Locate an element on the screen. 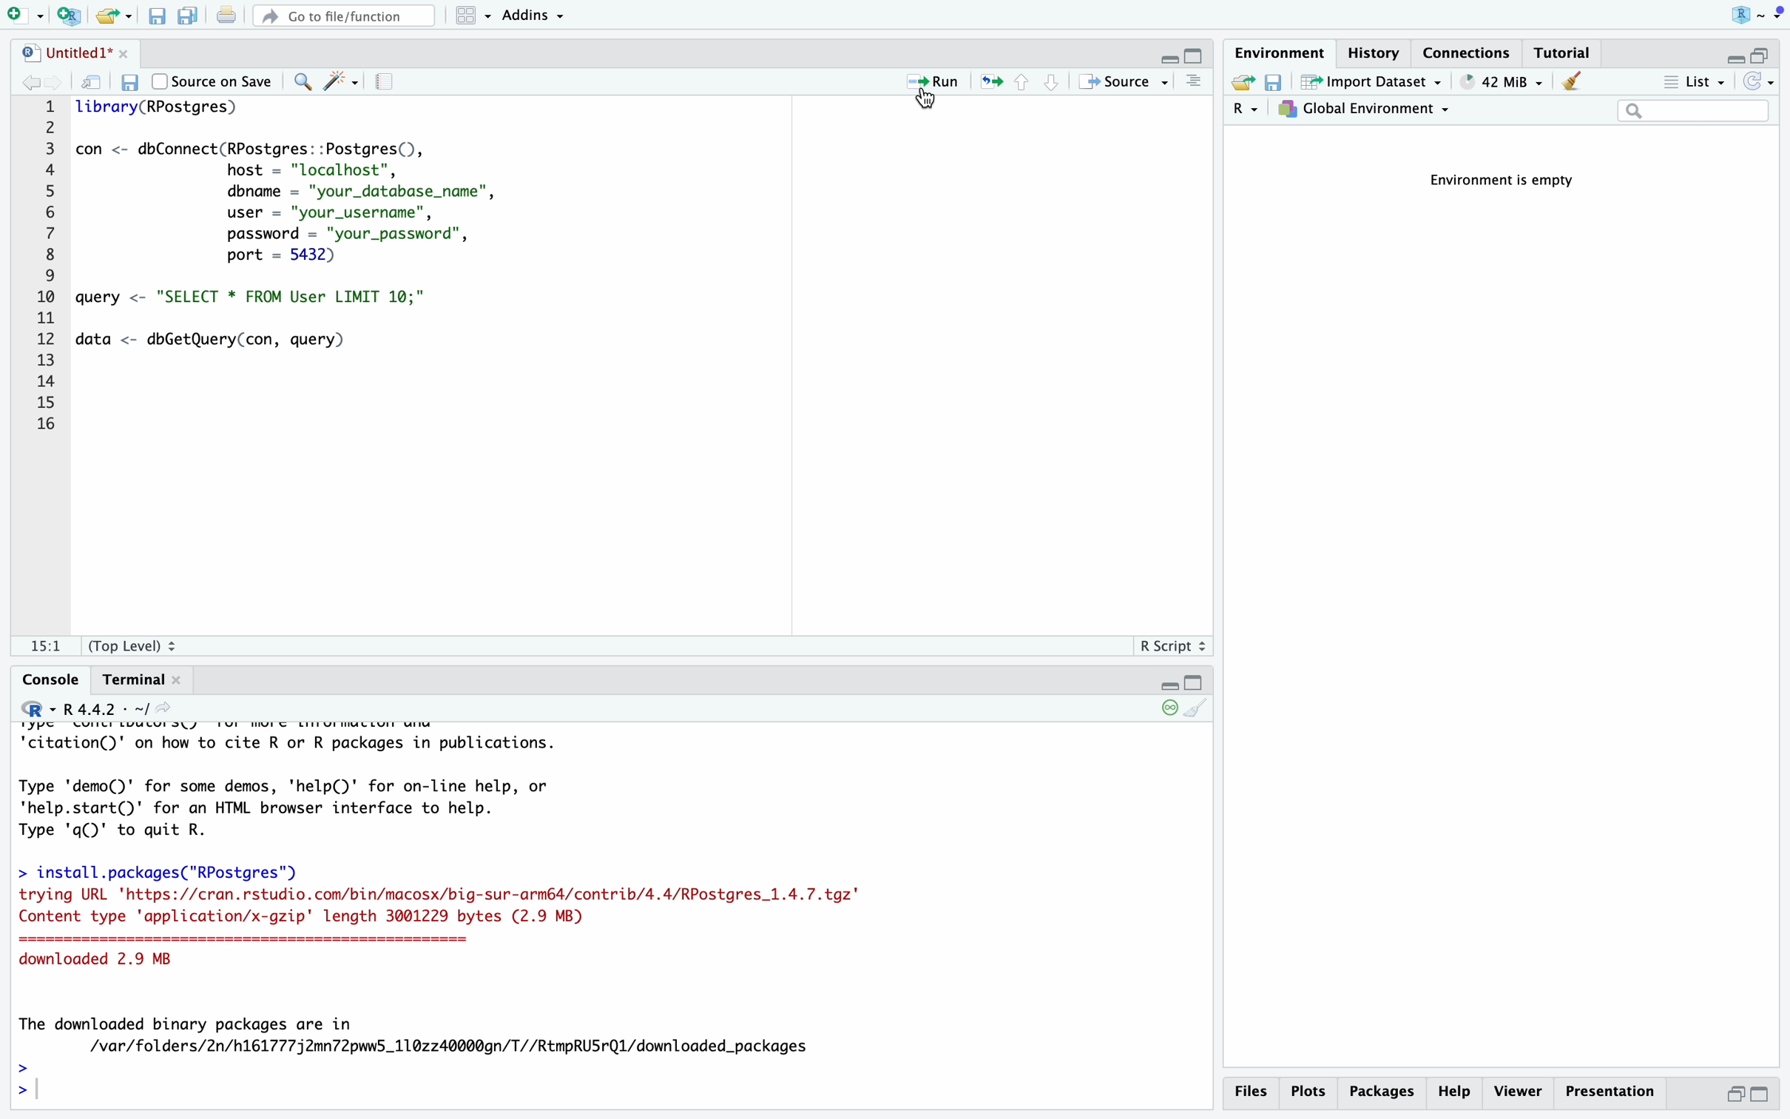 The width and height of the screenshot is (1790, 1119). R 4.4.2 . ~/ is located at coordinates (110, 710).